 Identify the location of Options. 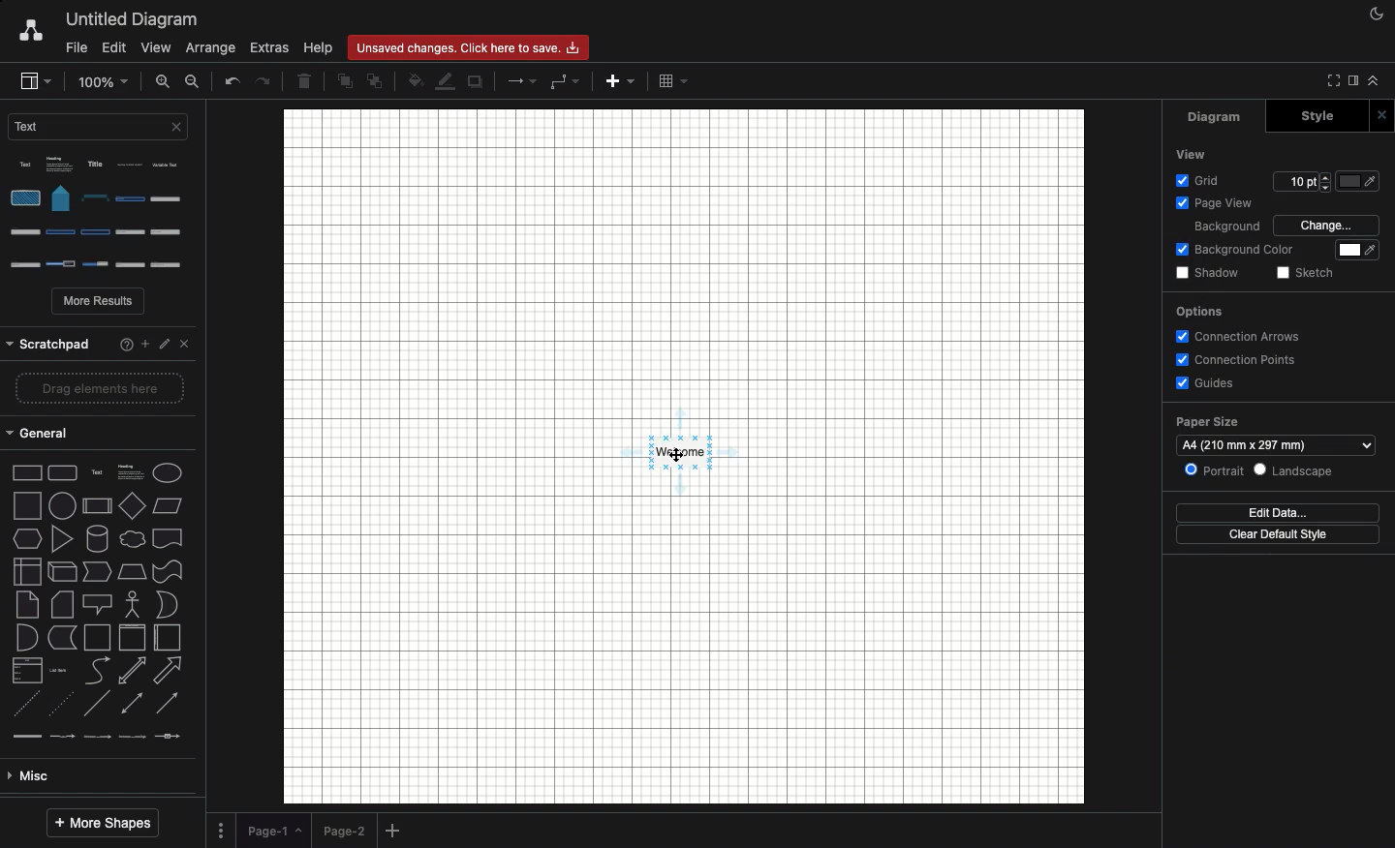
(221, 829).